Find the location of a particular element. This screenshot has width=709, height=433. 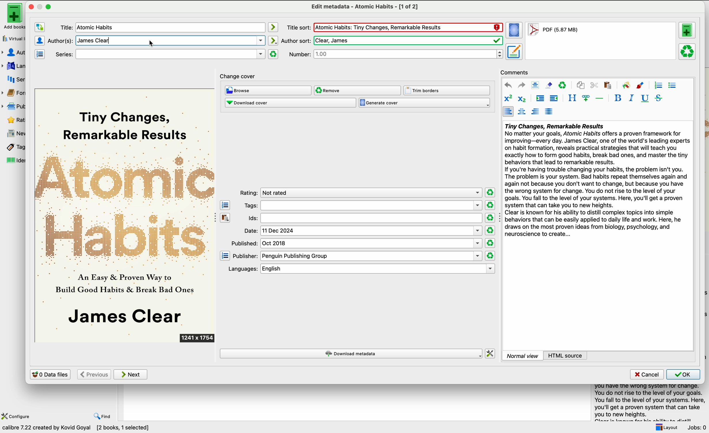

undo is located at coordinates (508, 85).